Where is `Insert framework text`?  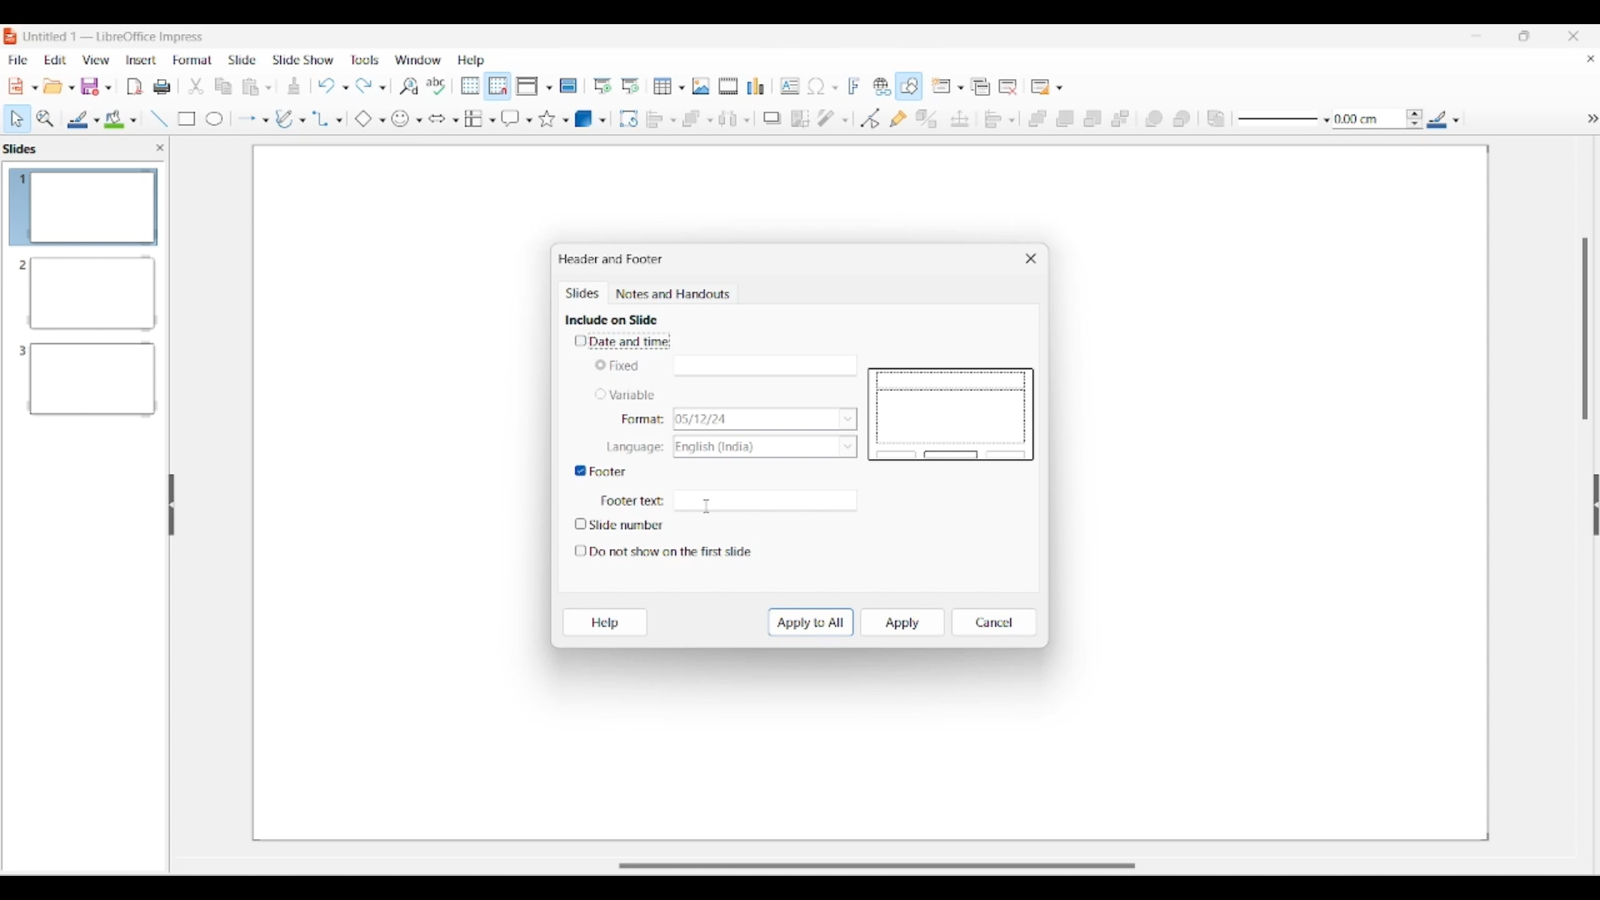
Insert framework text is located at coordinates (854, 86).